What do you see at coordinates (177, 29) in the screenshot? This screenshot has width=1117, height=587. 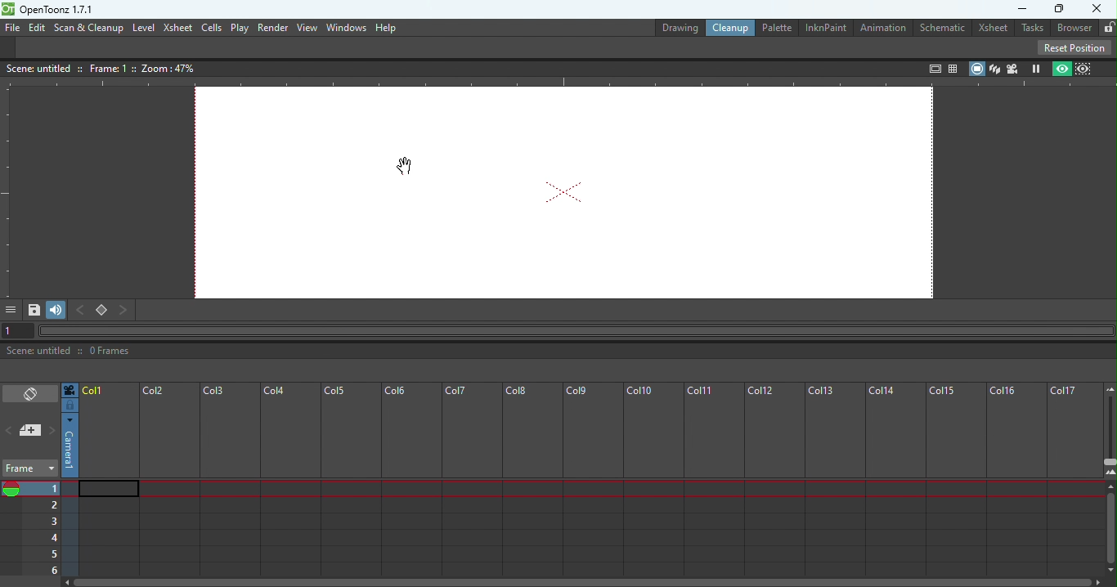 I see `Xsheet` at bounding box center [177, 29].